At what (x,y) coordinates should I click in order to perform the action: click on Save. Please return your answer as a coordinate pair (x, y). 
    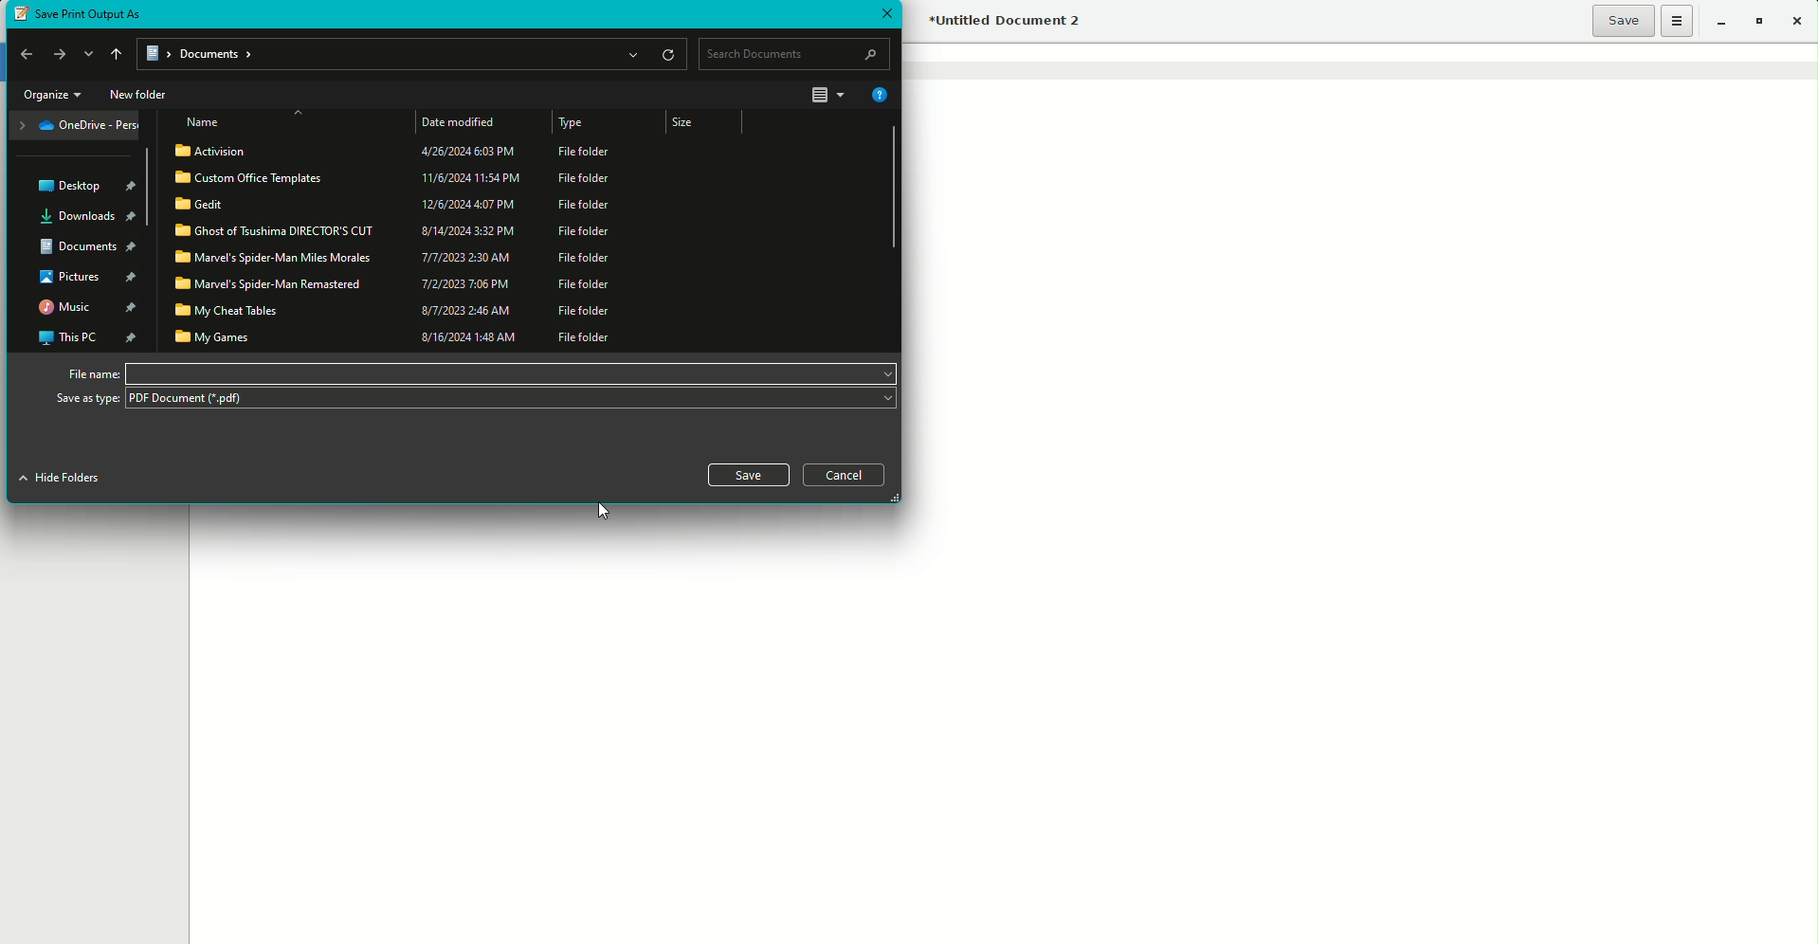
    Looking at the image, I should click on (1623, 21).